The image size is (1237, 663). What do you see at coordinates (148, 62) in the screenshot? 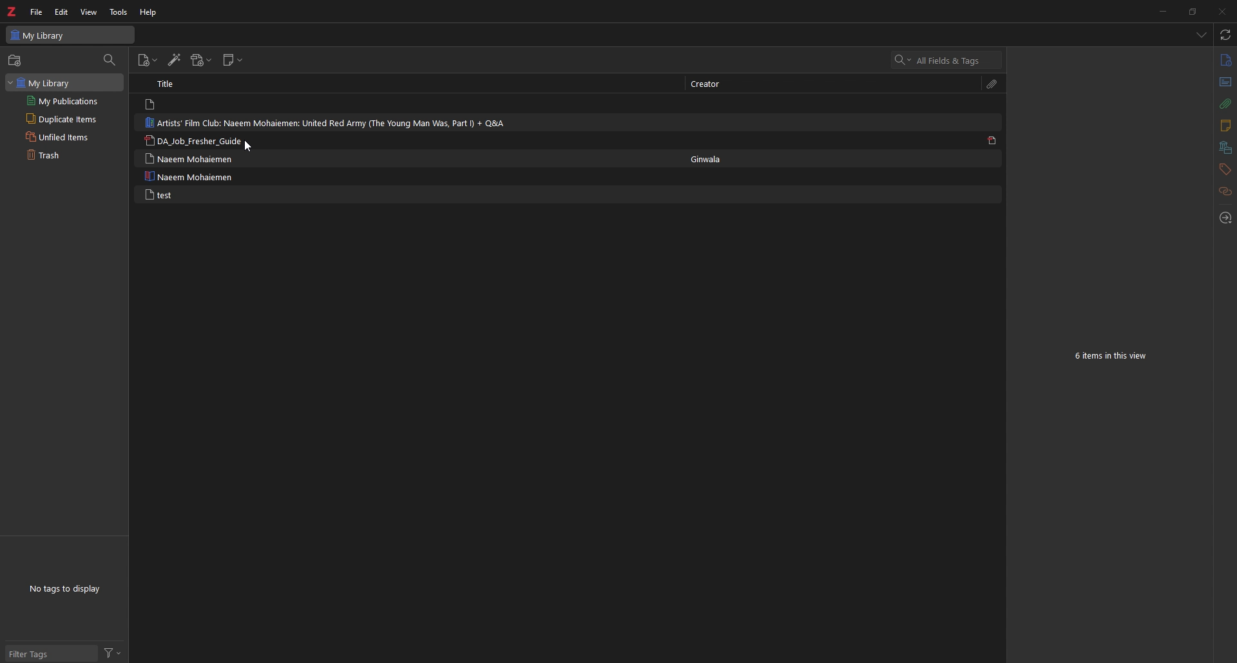
I see `new item` at bounding box center [148, 62].